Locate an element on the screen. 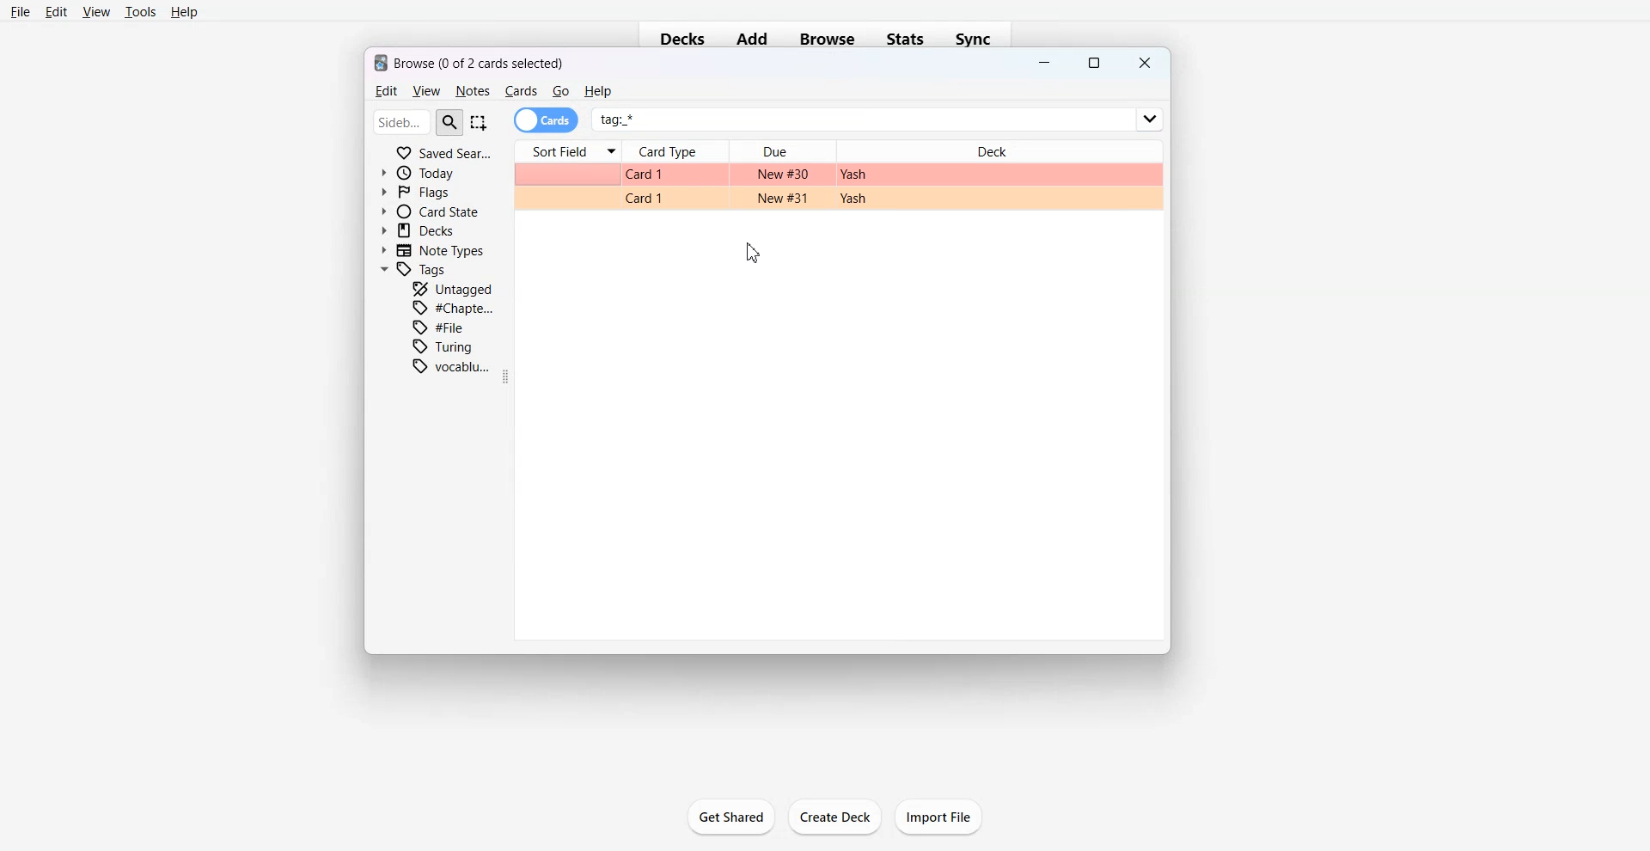  Browse is located at coordinates (827, 39).